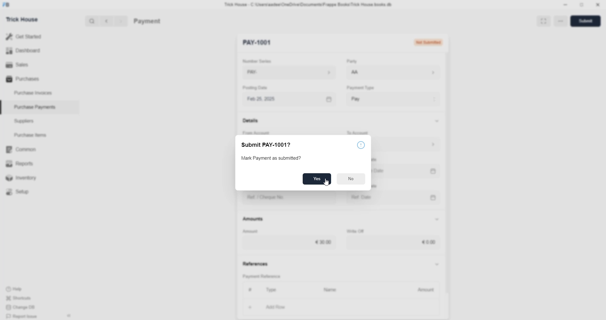 The width and height of the screenshot is (606, 320). I want to click on Sales, so click(16, 64).